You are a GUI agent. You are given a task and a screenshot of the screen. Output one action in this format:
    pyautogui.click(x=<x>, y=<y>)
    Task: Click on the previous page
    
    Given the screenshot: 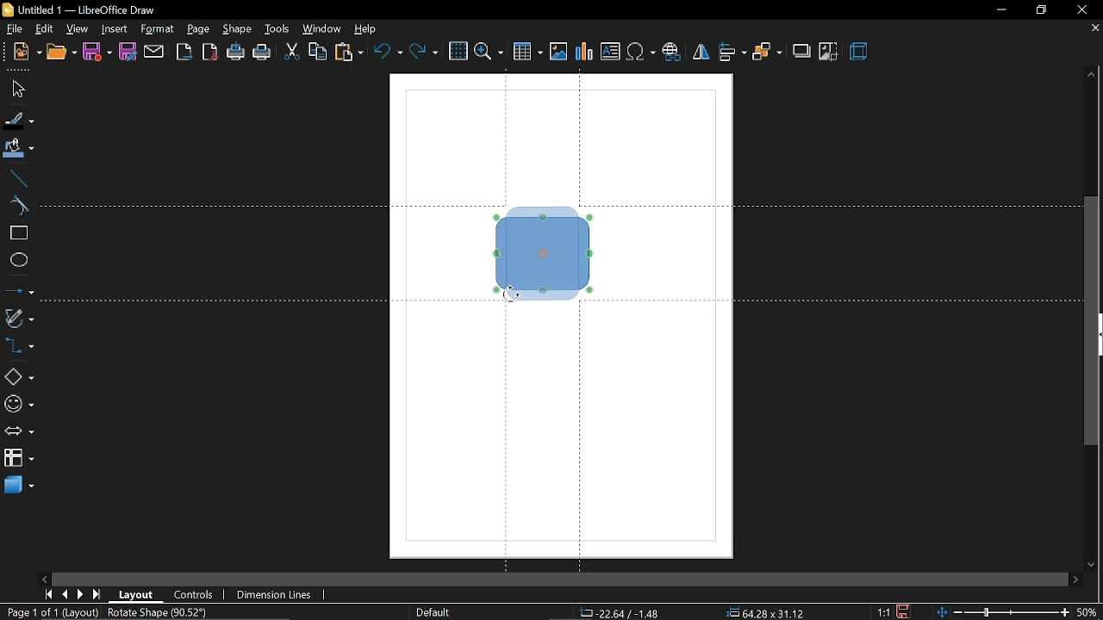 What is the action you would take?
    pyautogui.click(x=63, y=595)
    